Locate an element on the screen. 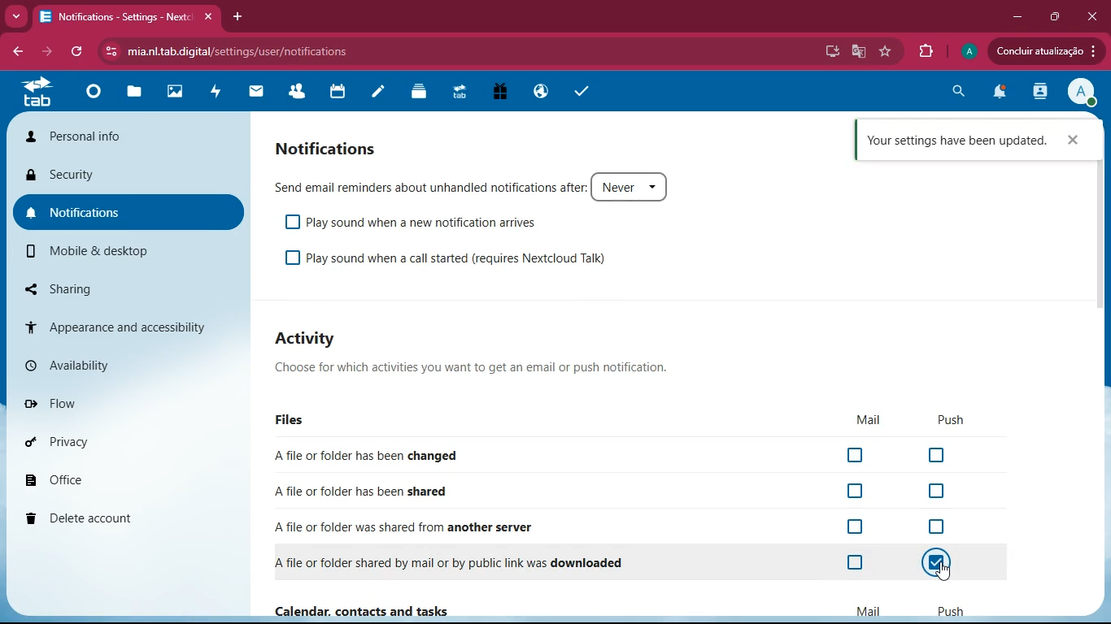 The width and height of the screenshot is (1111, 624). sharing is located at coordinates (65, 284).